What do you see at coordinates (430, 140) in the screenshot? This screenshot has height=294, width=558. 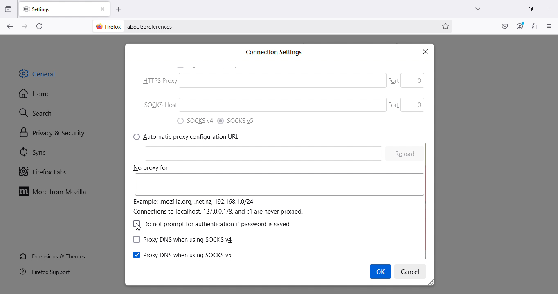 I see `scroll bar` at bounding box center [430, 140].